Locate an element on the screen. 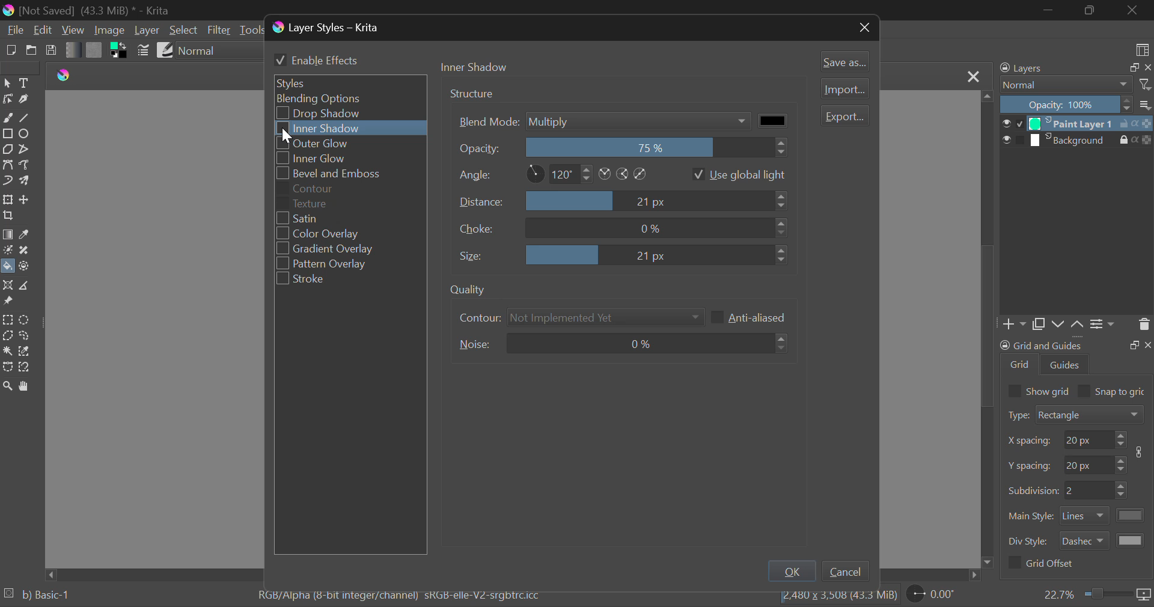 The image size is (1154, 607). Pan is located at coordinates (25, 386).